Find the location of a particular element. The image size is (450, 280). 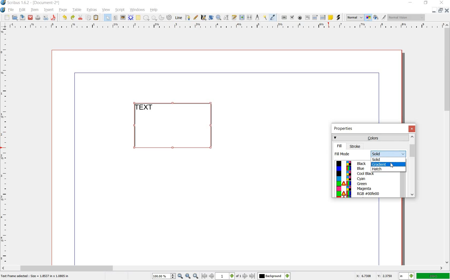

file is located at coordinates (12, 10).